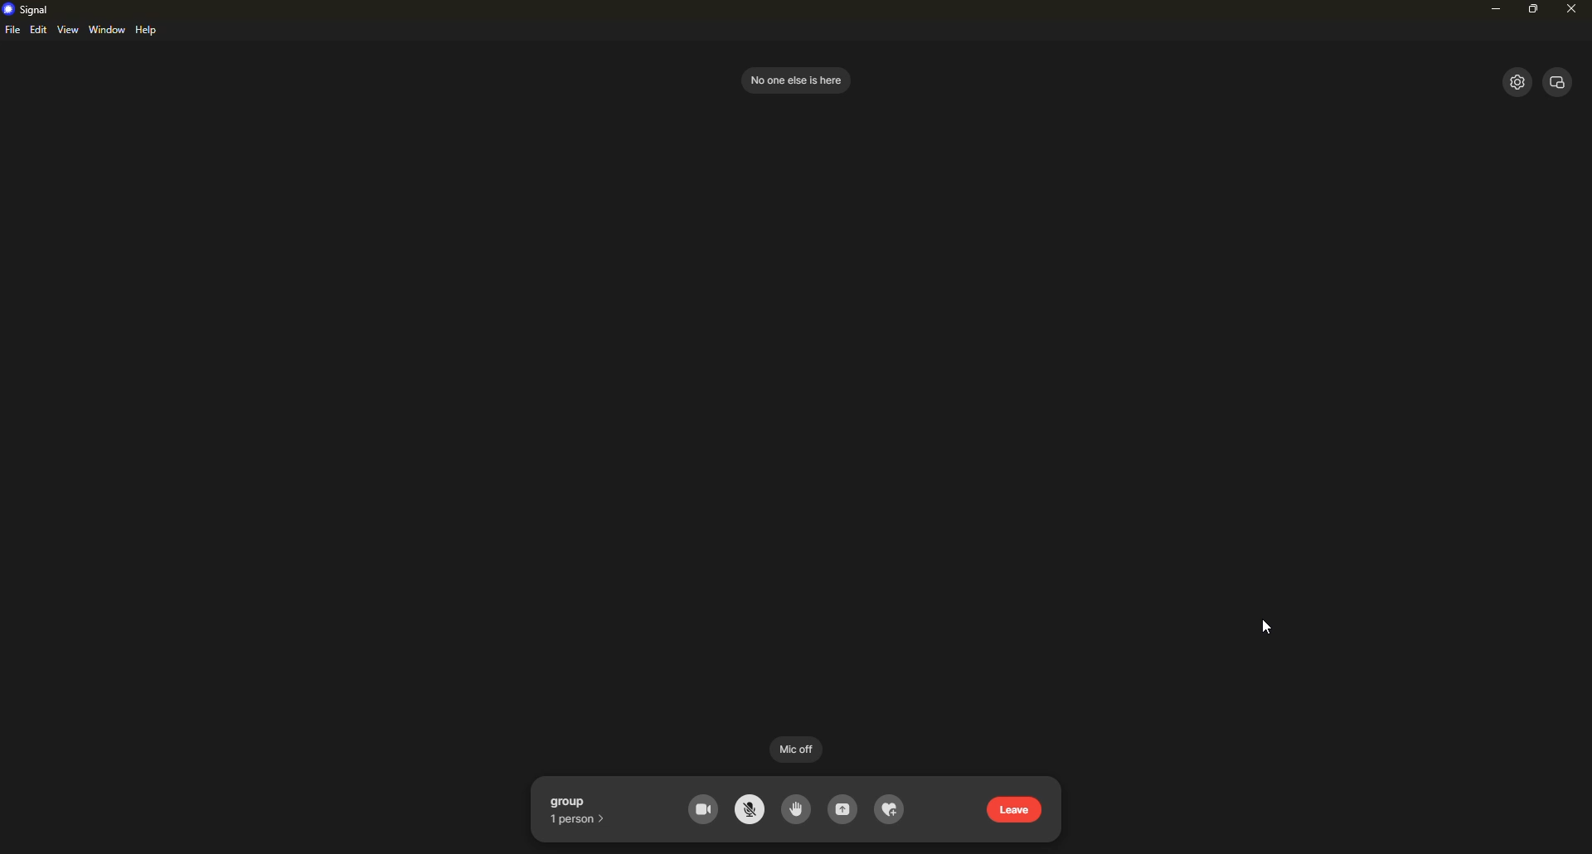 The image size is (1592, 854). Describe the element at coordinates (580, 818) in the screenshot. I see `1` at that location.